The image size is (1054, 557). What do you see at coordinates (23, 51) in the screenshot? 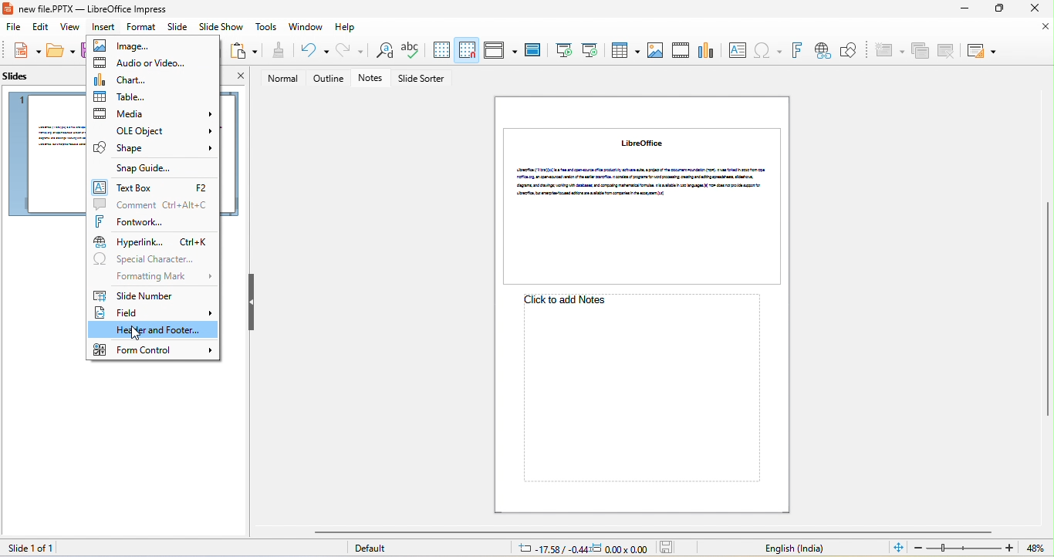
I see `new` at bounding box center [23, 51].